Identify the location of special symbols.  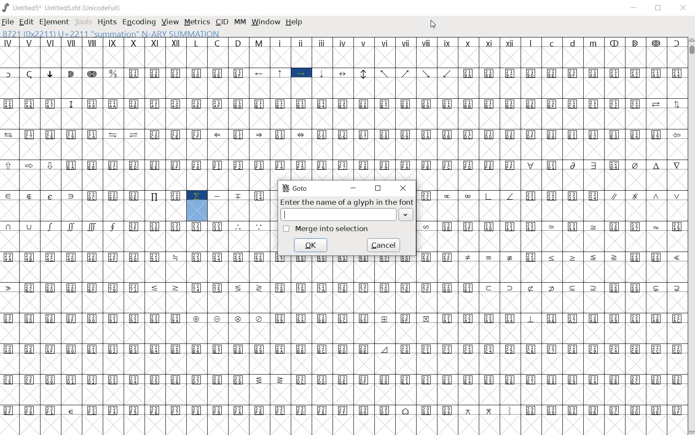
(241, 195).